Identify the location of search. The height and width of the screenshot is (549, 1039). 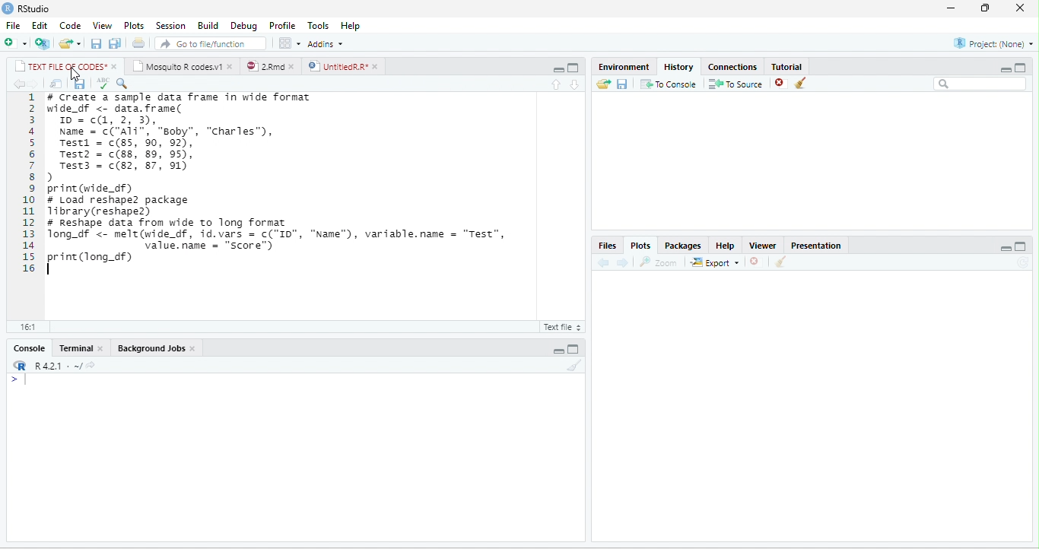
(122, 84).